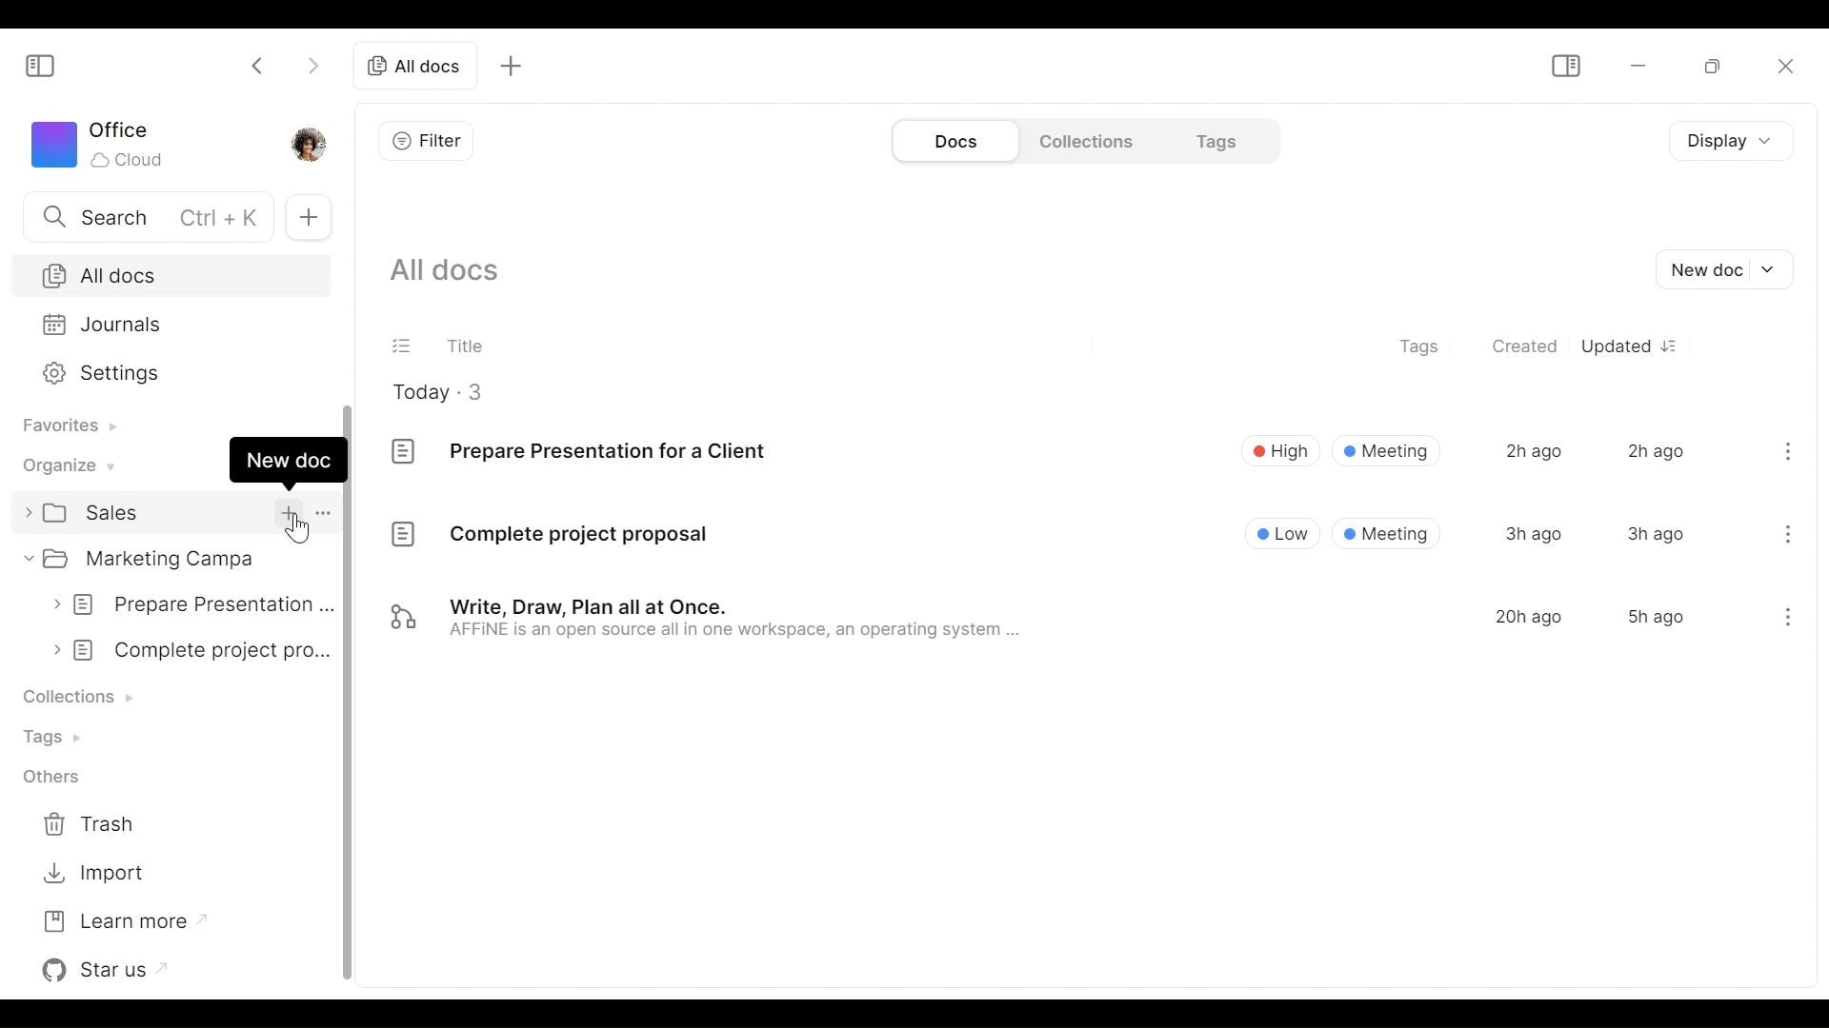 The image size is (1829, 1028). I want to click on All Docs, so click(169, 275).